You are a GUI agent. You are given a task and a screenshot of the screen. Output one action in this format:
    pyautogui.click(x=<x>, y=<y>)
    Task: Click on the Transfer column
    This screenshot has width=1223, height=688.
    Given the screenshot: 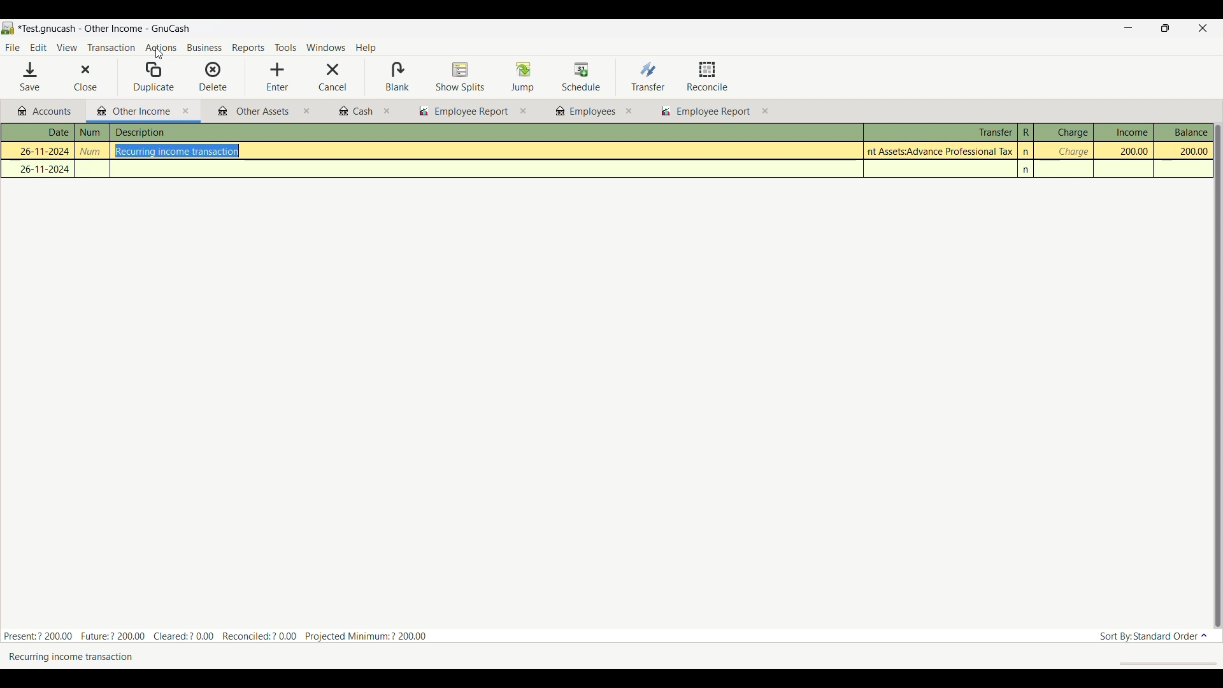 What is the action you would take?
    pyautogui.click(x=940, y=131)
    